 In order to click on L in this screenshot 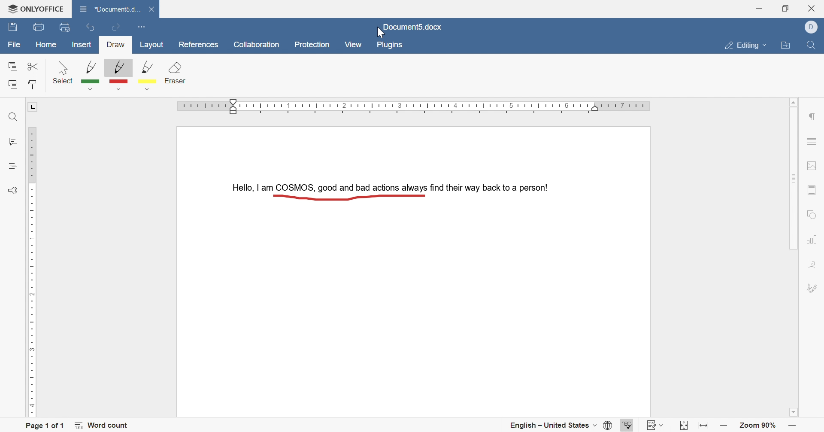, I will do `click(33, 107)`.